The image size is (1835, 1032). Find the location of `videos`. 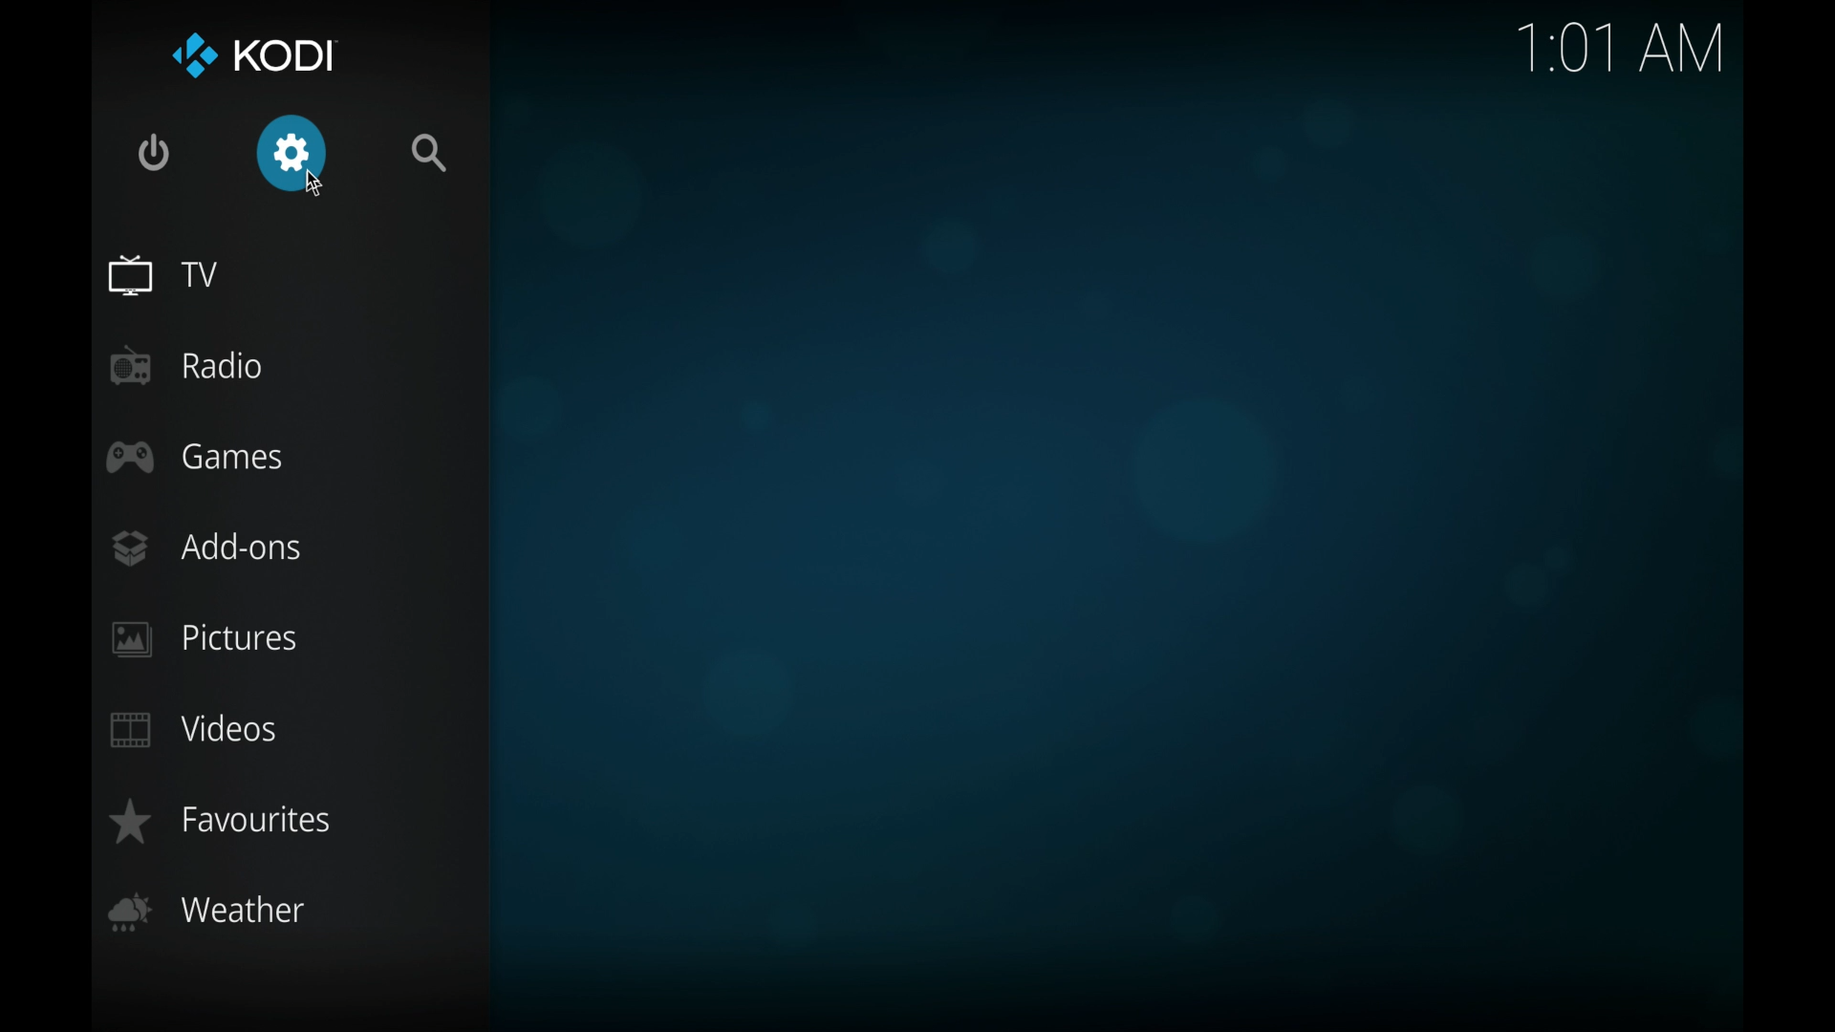

videos is located at coordinates (193, 730).